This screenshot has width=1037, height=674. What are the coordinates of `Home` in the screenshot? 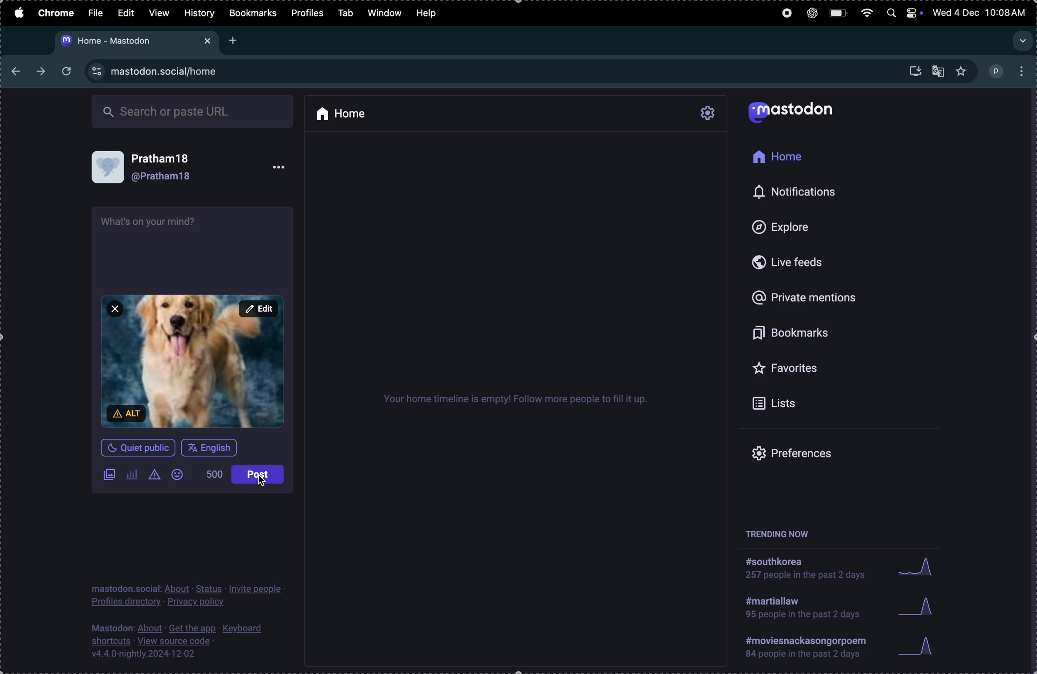 It's located at (344, 113).